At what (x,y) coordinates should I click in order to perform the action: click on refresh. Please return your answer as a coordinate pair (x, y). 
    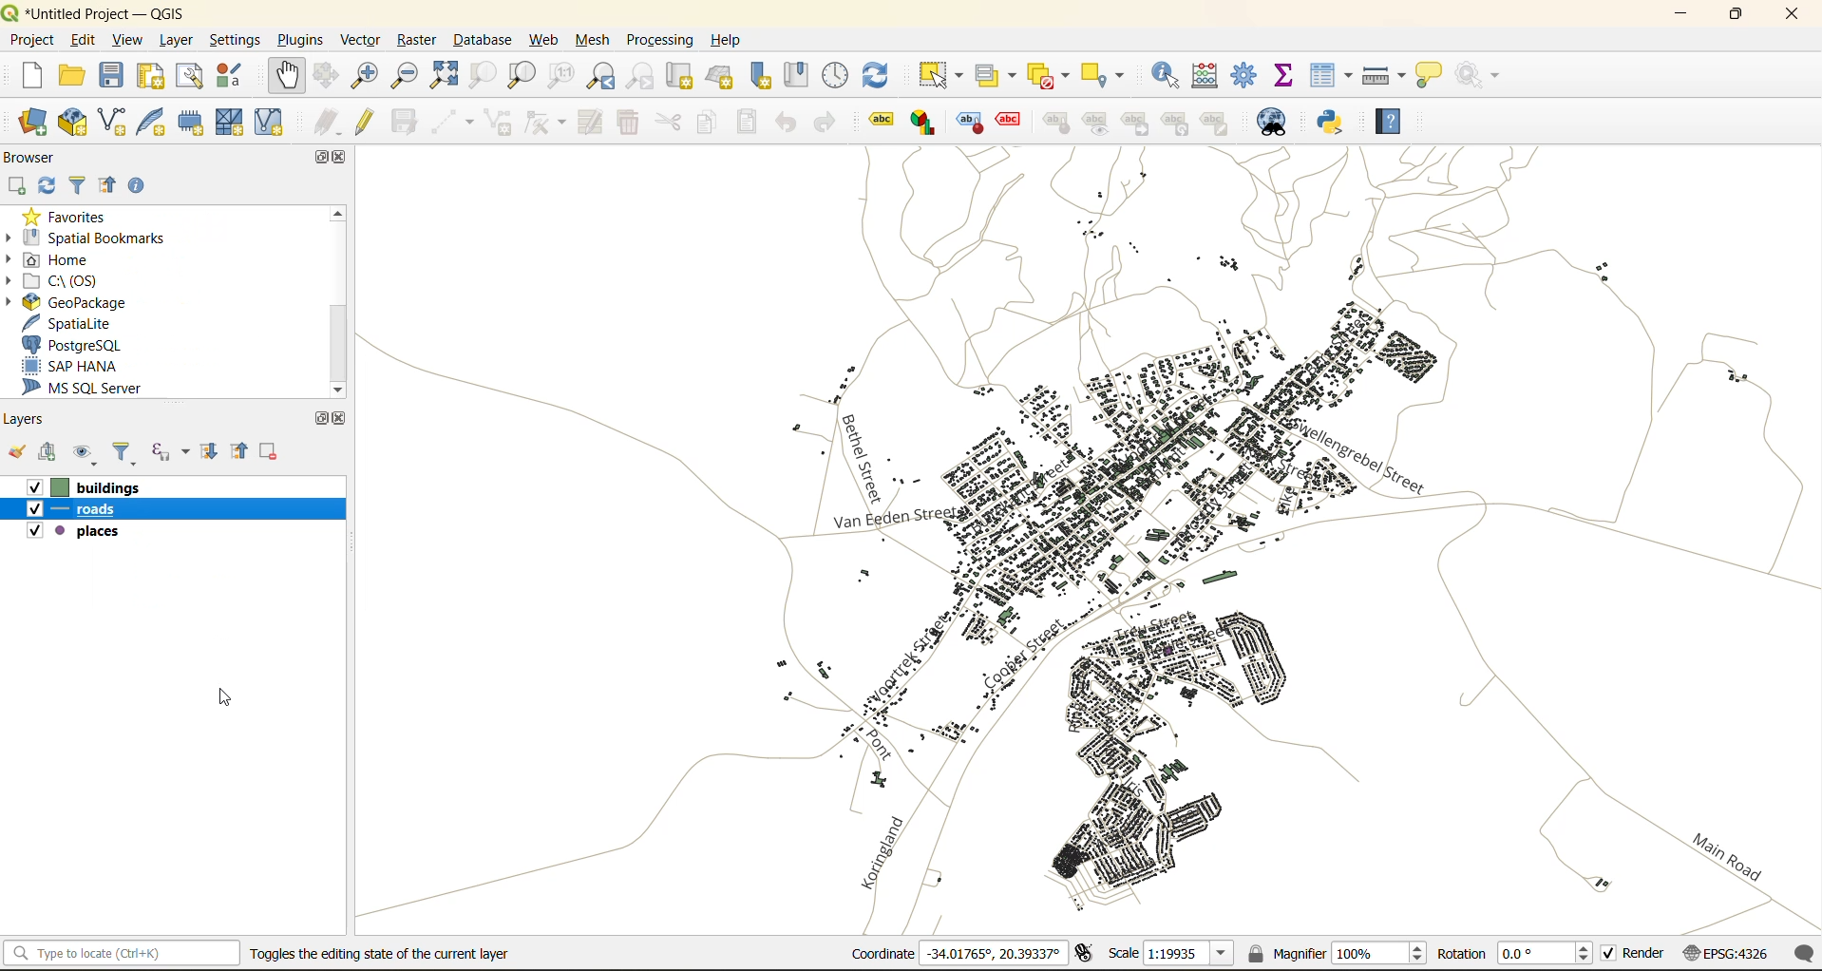
    Looking at the image, I should click on (882, 75).